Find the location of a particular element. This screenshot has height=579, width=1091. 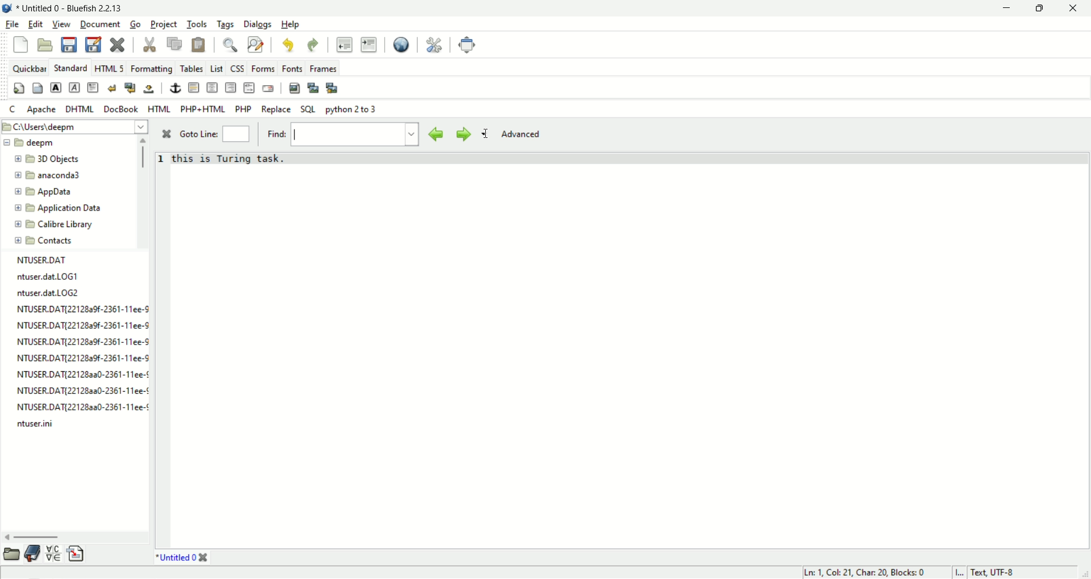

NTUSER.DATI221282a9f-2361-11ee-8 is located at coordinates (81, 358).